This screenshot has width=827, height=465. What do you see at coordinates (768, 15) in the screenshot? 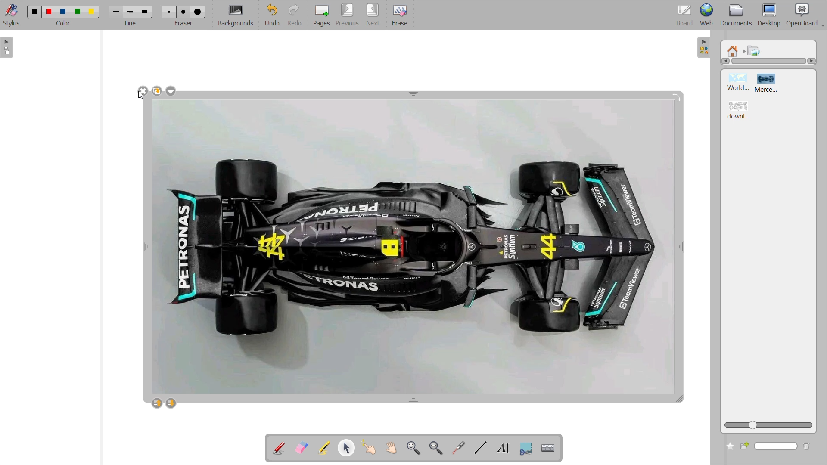
I see `desktop` at bounding box center [768, 15].